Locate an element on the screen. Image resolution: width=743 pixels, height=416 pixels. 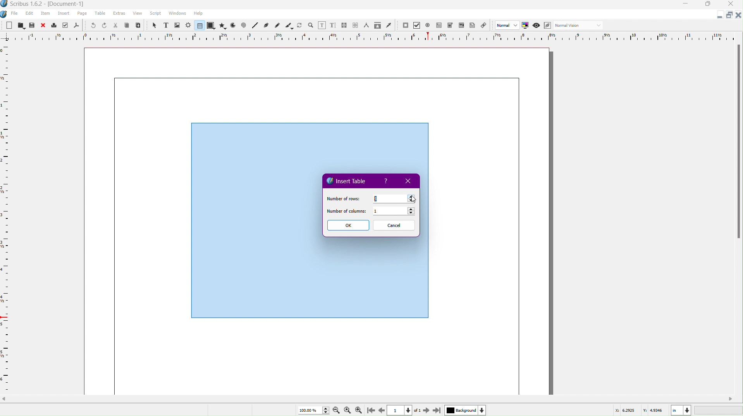
Text Frame is located at coordinates (165, 25).